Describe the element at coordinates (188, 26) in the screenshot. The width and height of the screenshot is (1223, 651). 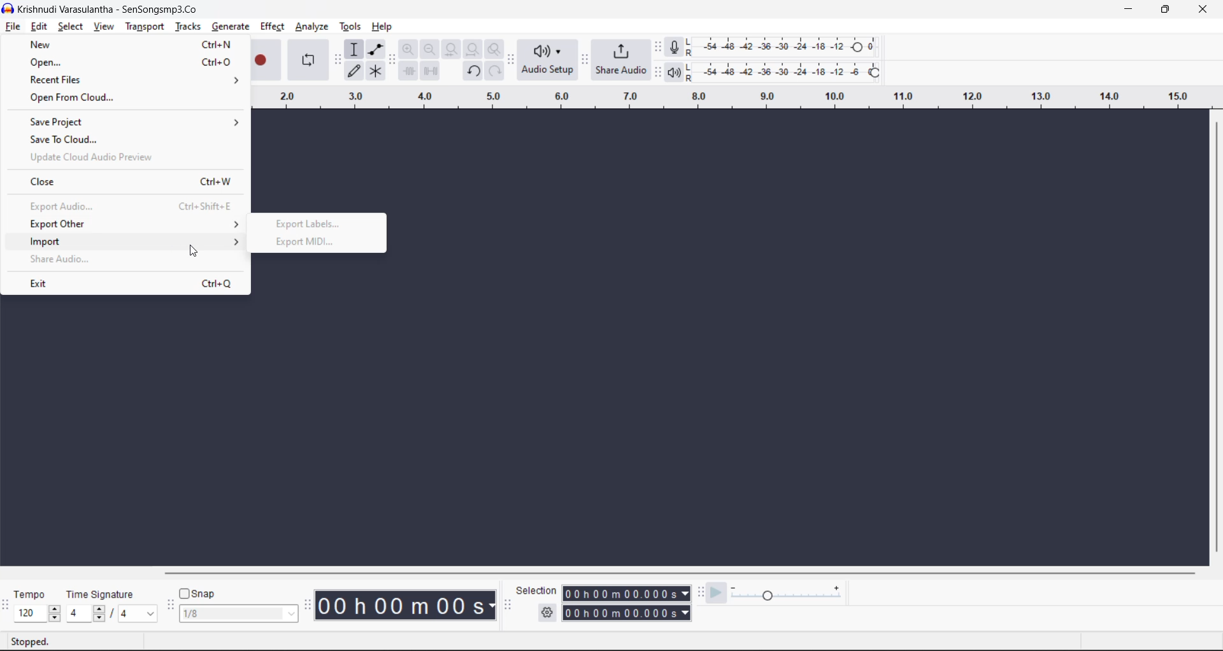
I see `tracks` at that location.